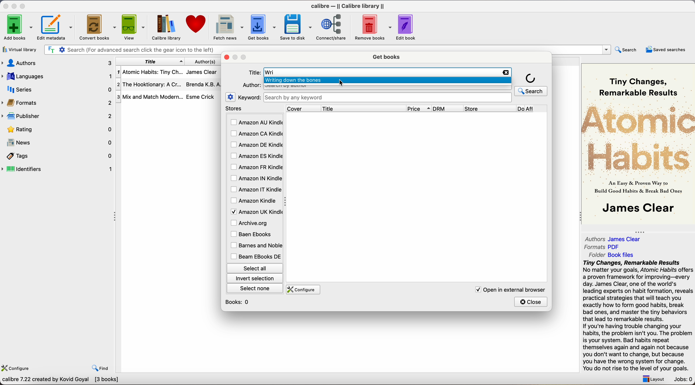 This screenshot has width=695, height=385. I want to click on select none, so click(255, 288).